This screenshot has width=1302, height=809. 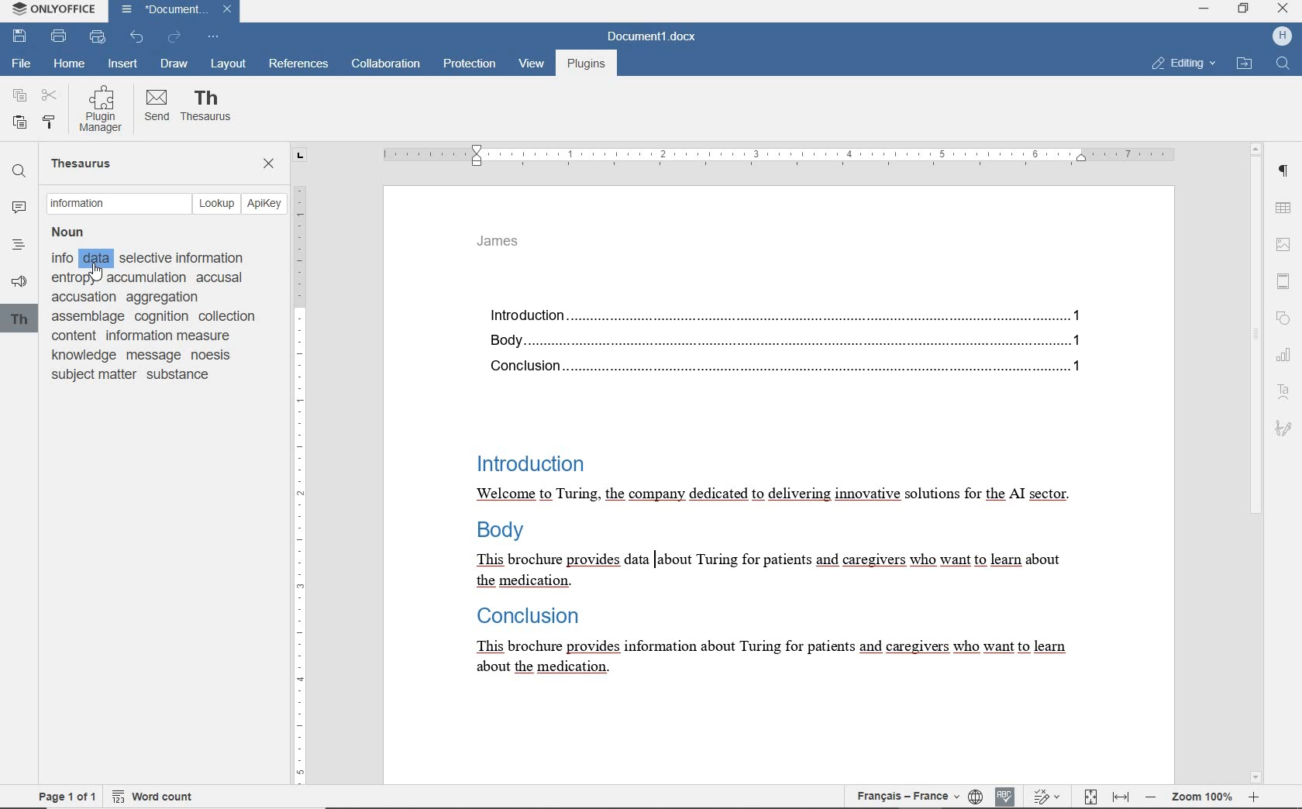 I want to click on TRACK CHANGES, so click(x=1044, y=797).